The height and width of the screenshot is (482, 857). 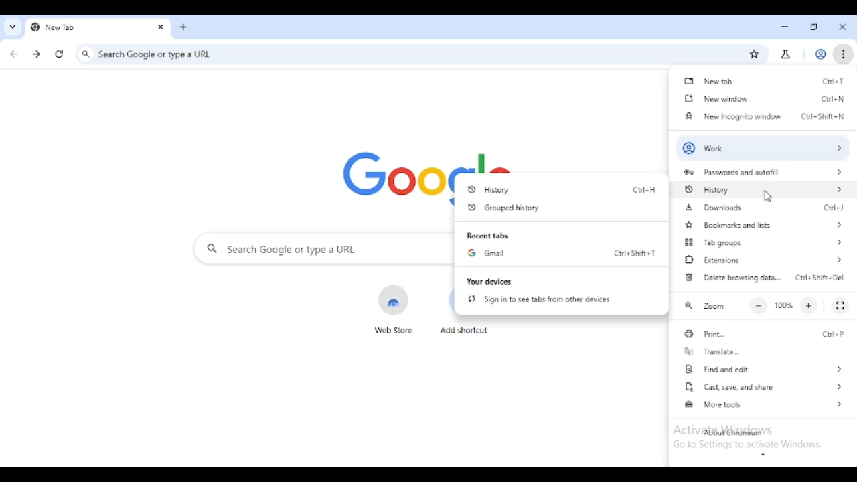 I want to click on passwords and autofill, so click(x=759, y=172).